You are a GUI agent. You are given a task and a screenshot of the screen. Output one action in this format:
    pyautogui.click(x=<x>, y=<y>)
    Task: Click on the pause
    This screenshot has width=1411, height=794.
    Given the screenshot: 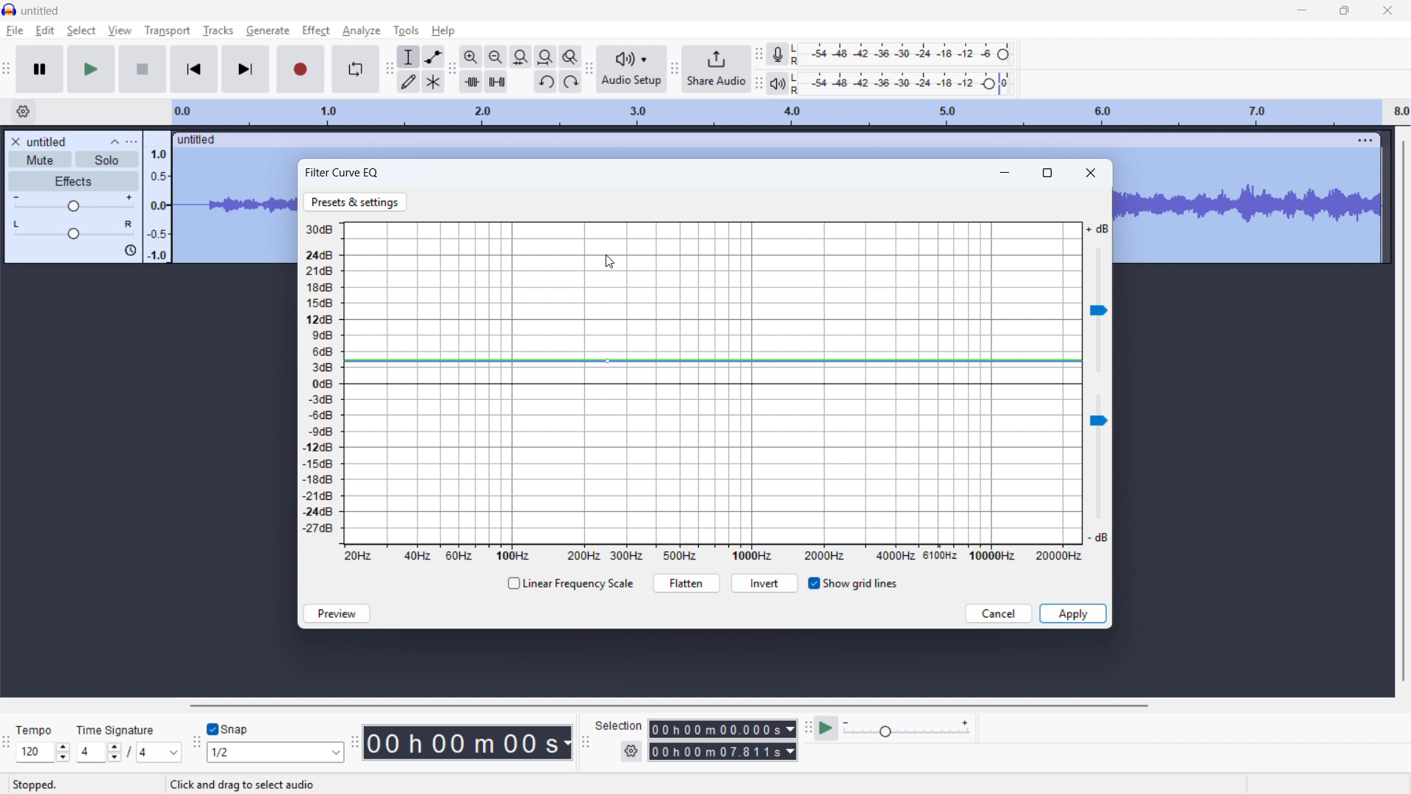 What is the action you would take?
    pyautogui.click(x=40, y=69)
    